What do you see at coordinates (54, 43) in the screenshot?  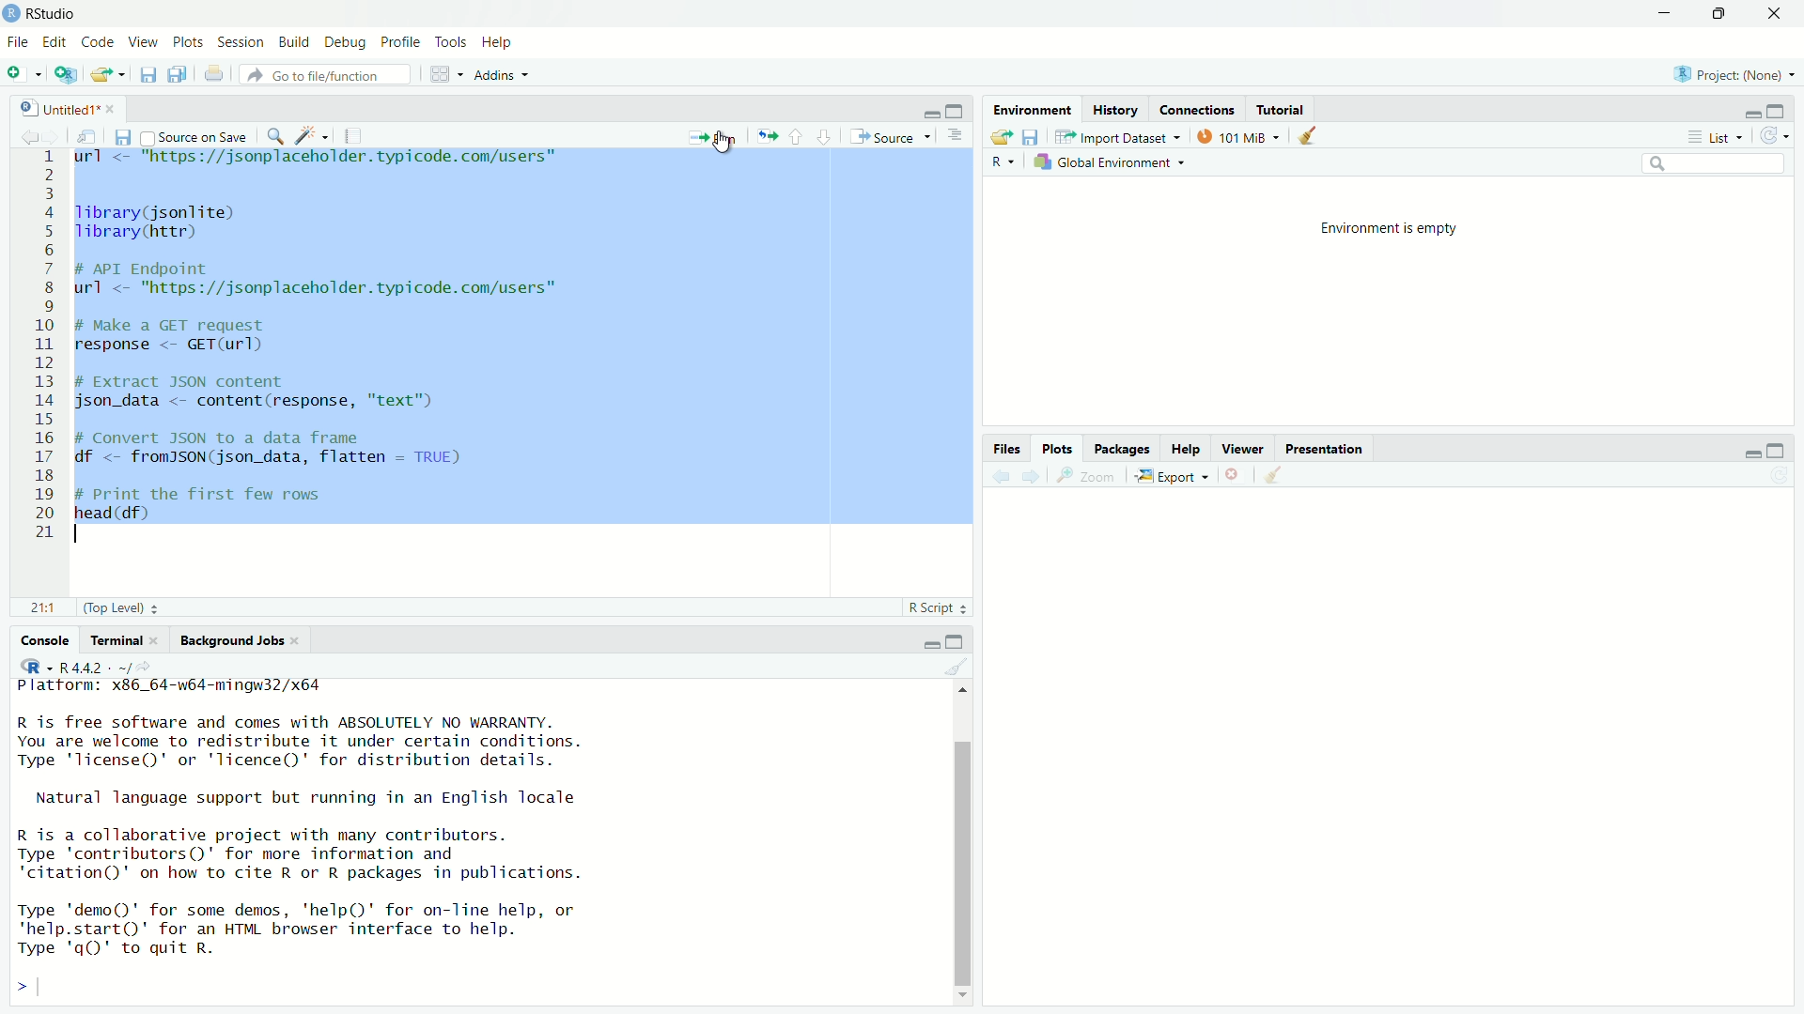 I see `Edit` at bounding box center [54, 43].